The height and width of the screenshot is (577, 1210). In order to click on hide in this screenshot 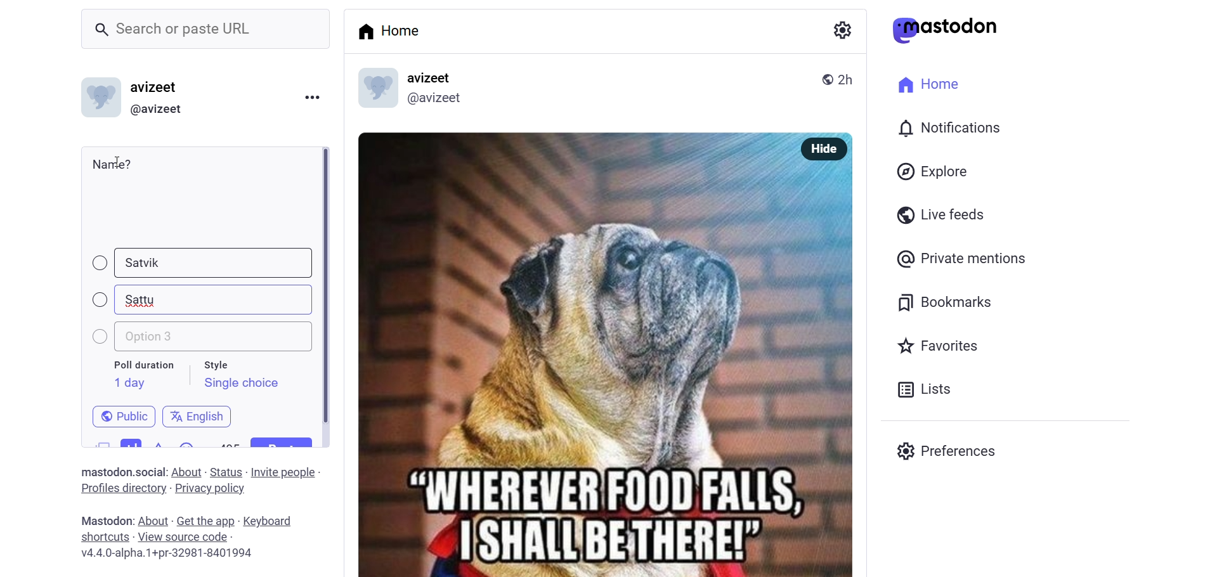, I will do `click(821, 149)`.